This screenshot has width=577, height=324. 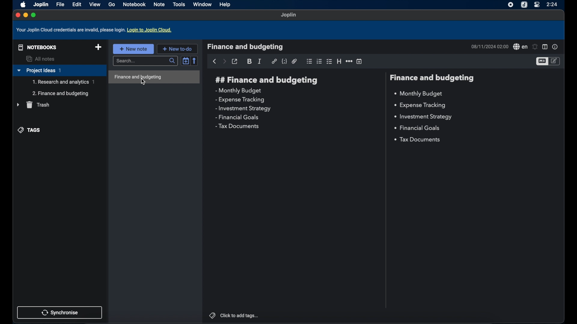 What do you see at coordinates (133, 49) in the screenshot?
I see `new note` at bounding box center [133, 49].